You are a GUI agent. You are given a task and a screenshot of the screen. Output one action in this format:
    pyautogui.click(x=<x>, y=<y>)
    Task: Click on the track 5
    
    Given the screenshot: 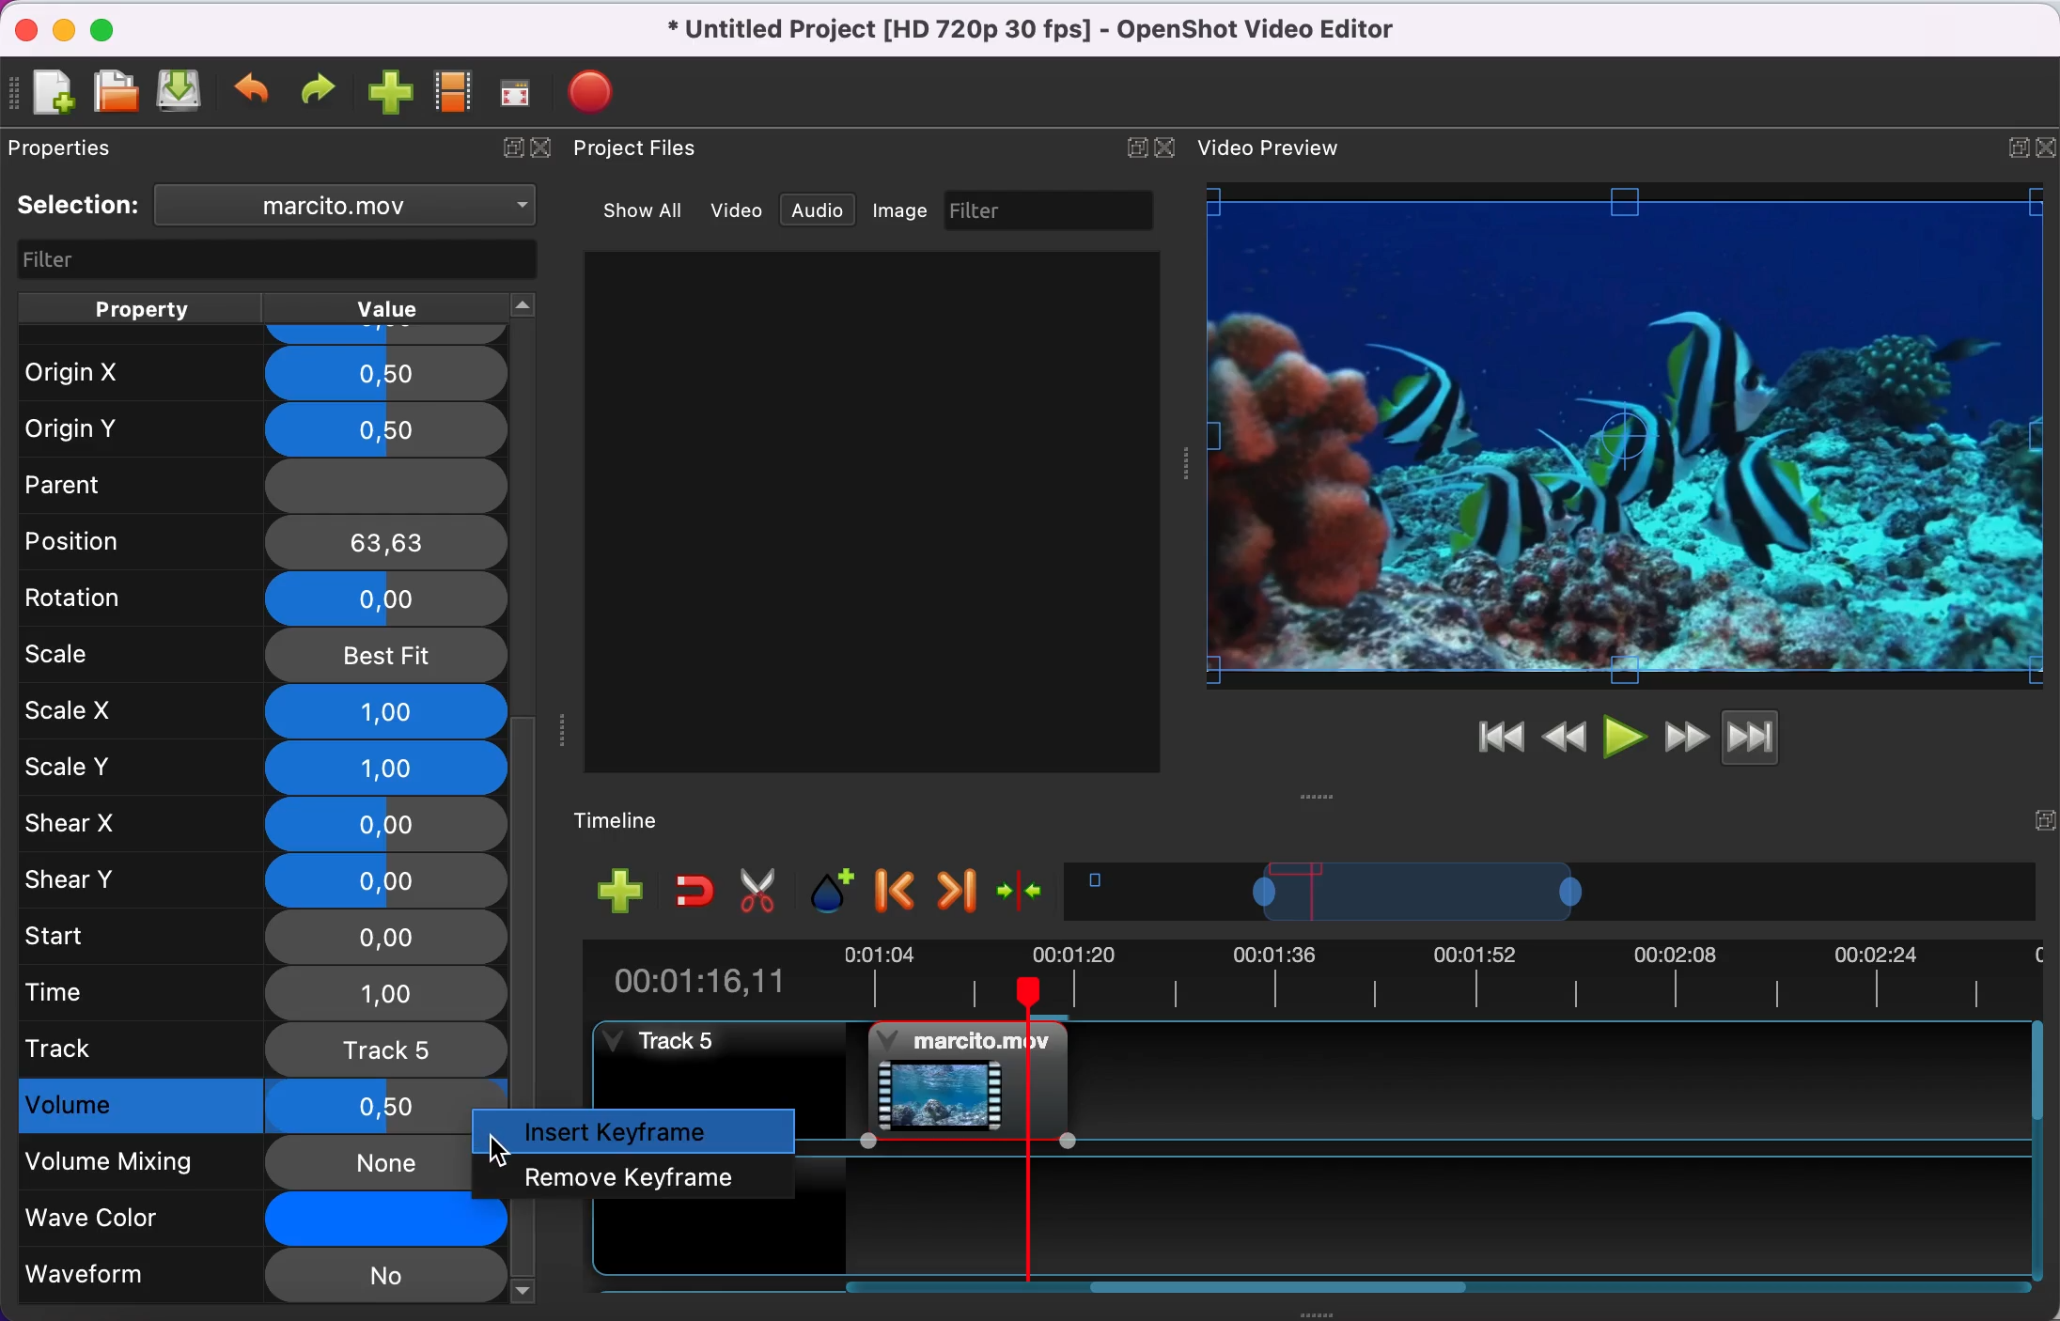 What is the action you would take?
    pyautogui.click(x=956, y=1079)
    